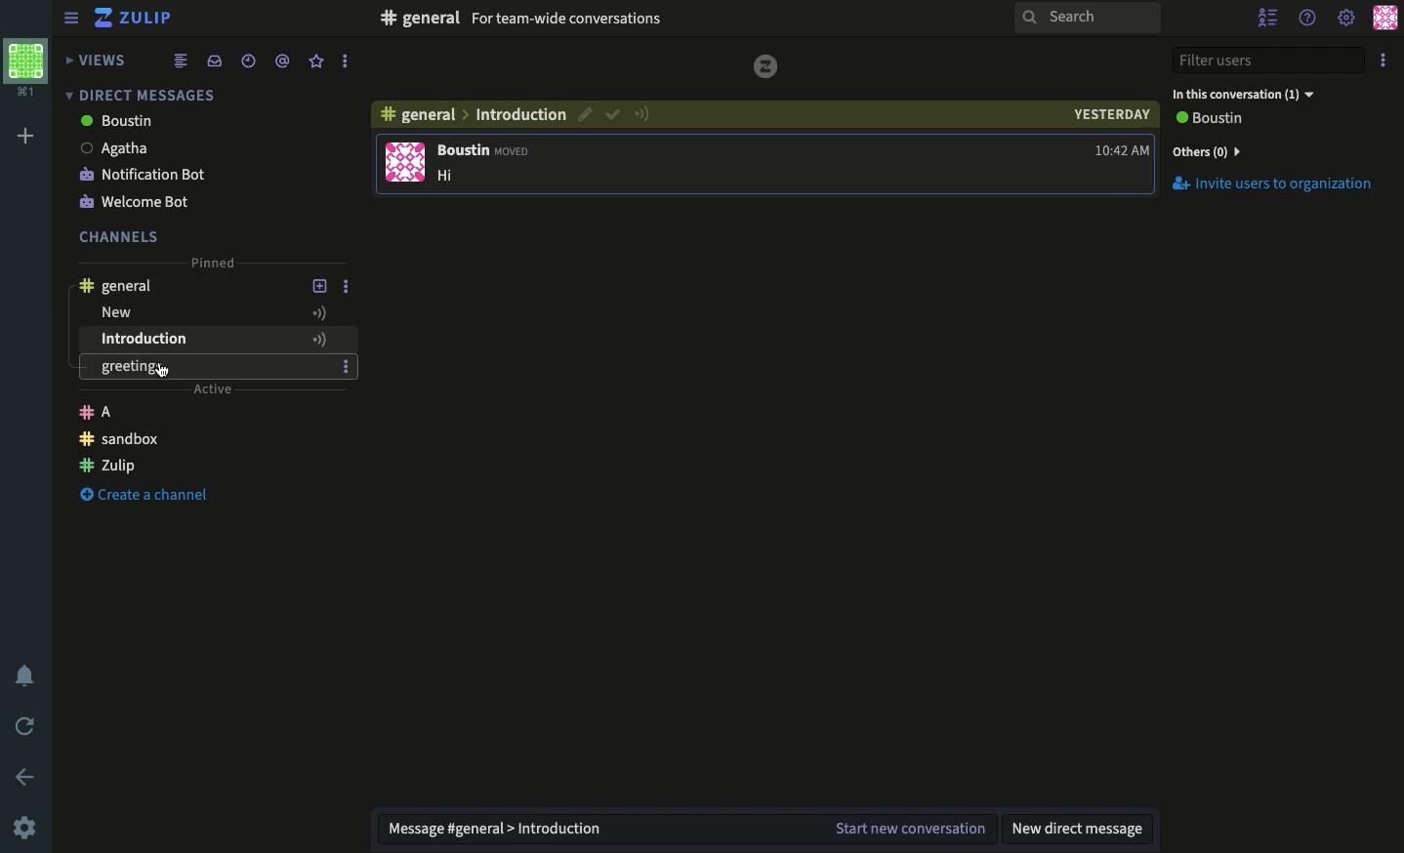 Image resolution: width=1404 pixels, height=853 pixels. I want to click on Channel A, so click(206, 415).